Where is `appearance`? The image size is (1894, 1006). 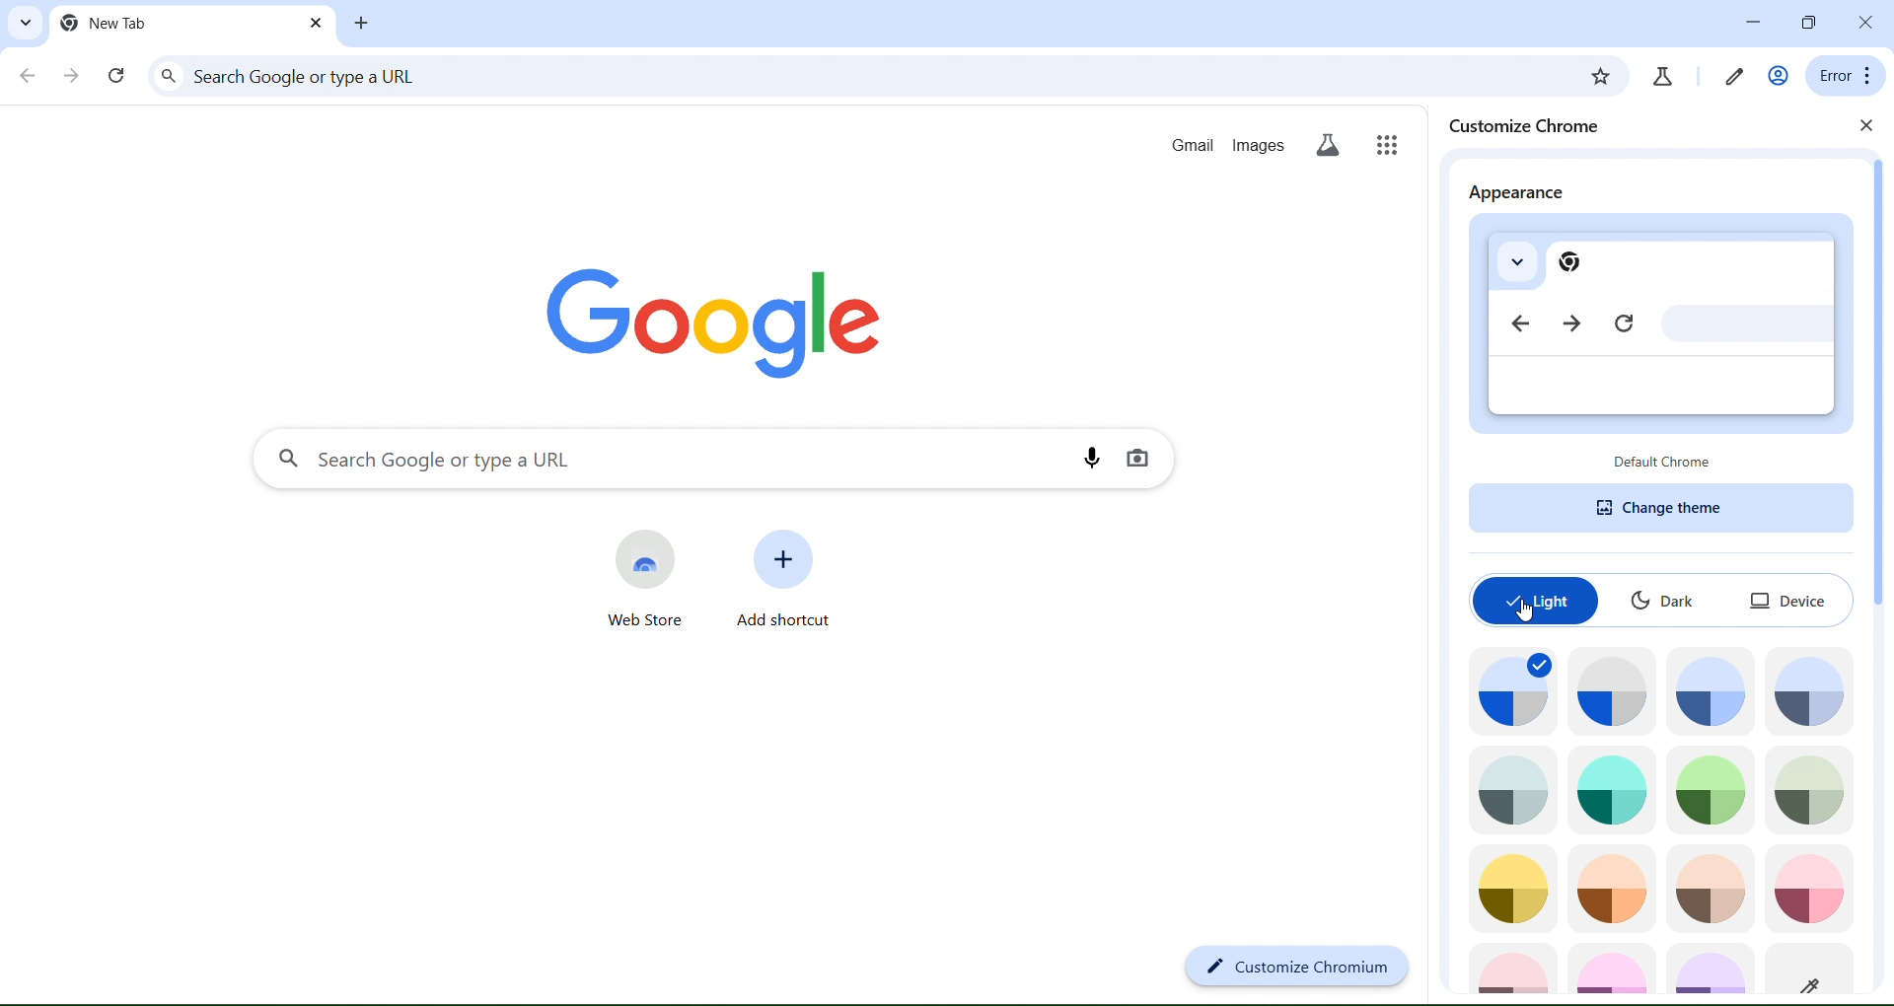
appearance is located at coordinates (1515, 194).